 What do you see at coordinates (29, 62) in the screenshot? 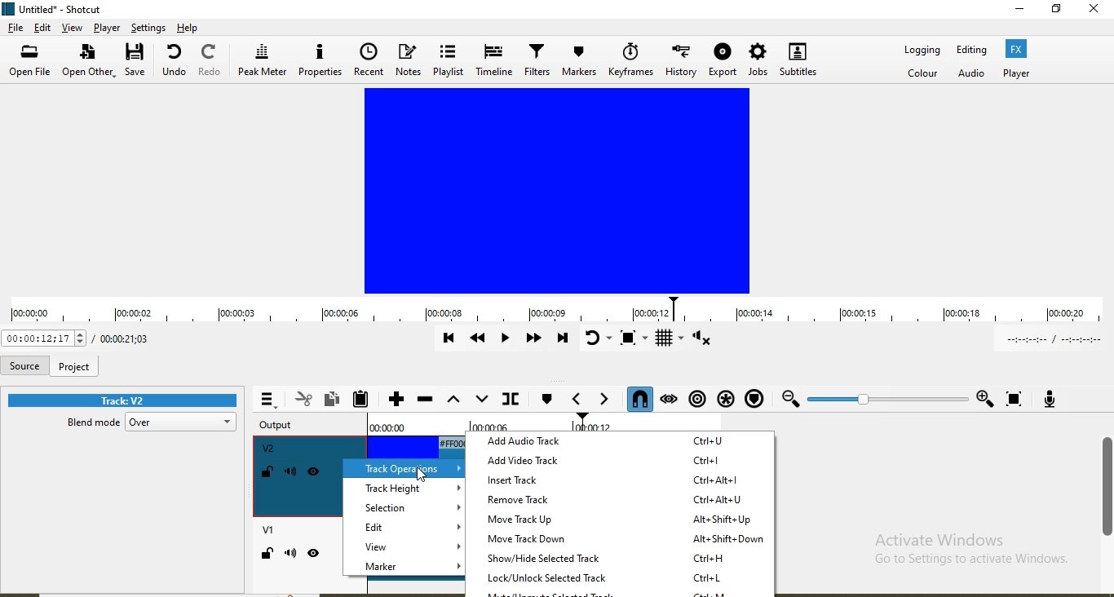
I see `open file` at bounding box center [29, 62].